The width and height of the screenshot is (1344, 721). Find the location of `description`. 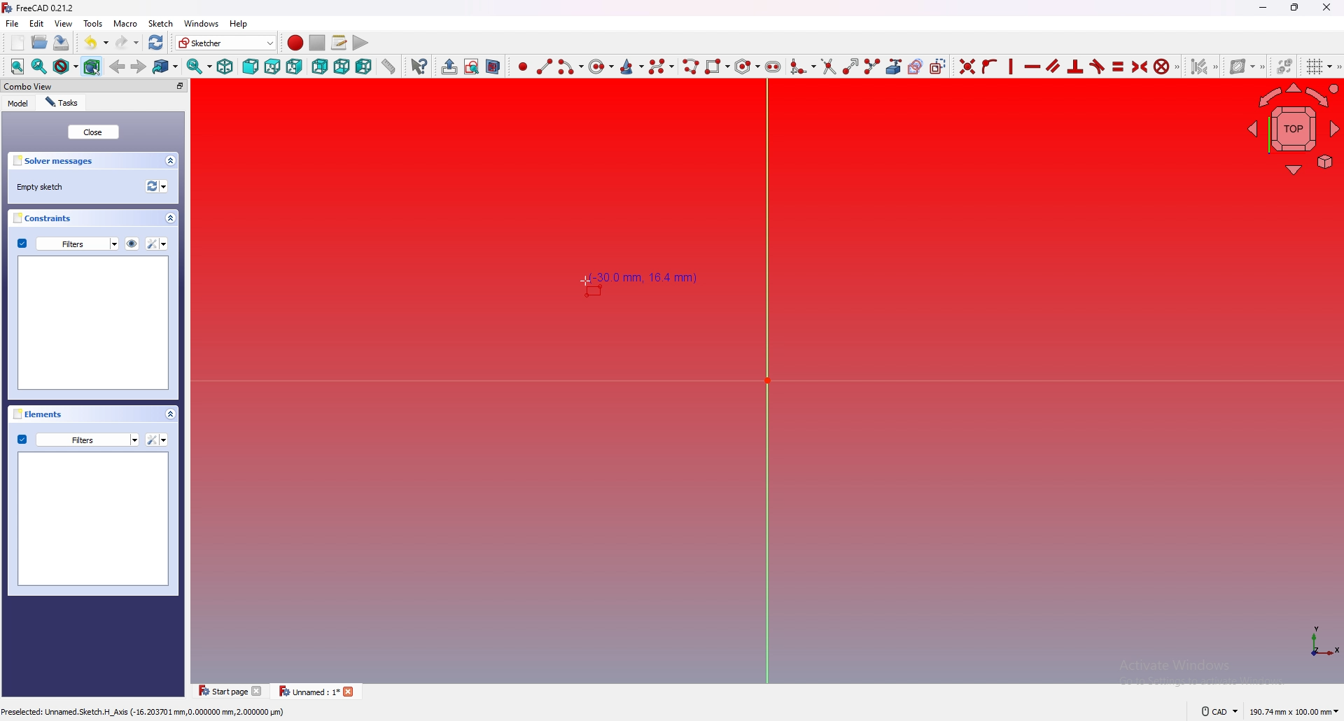

description is located at coordinates (147, 710).